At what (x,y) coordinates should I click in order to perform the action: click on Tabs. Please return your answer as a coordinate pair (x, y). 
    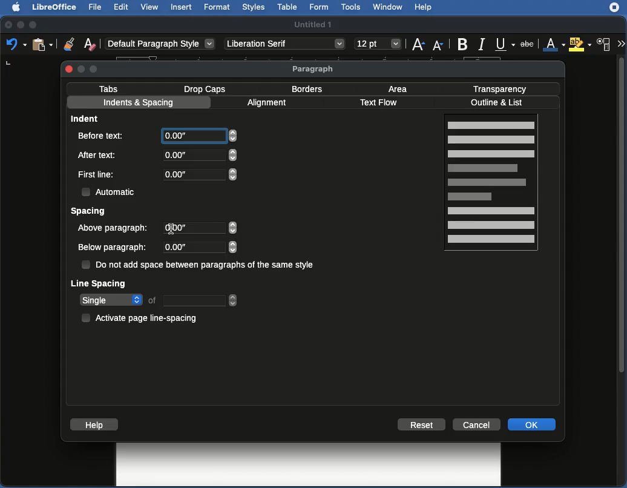
    Looking at the image, I should click on (109, 88).